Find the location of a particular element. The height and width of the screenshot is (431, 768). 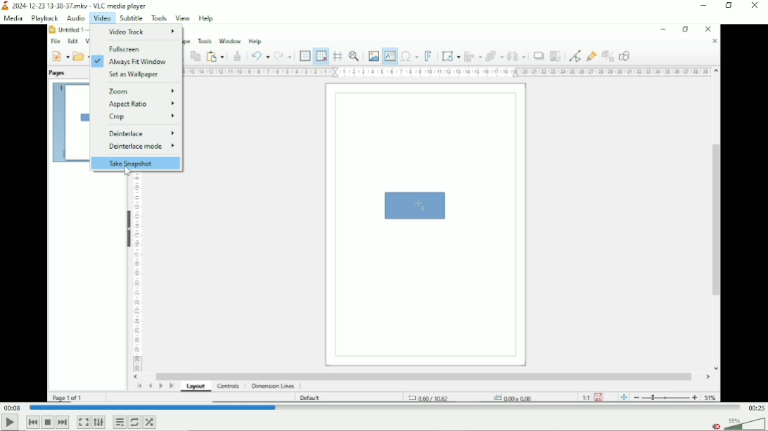

2024-12-23 13-38-37.mkv VLC media player is located at coordinates (77, 6).